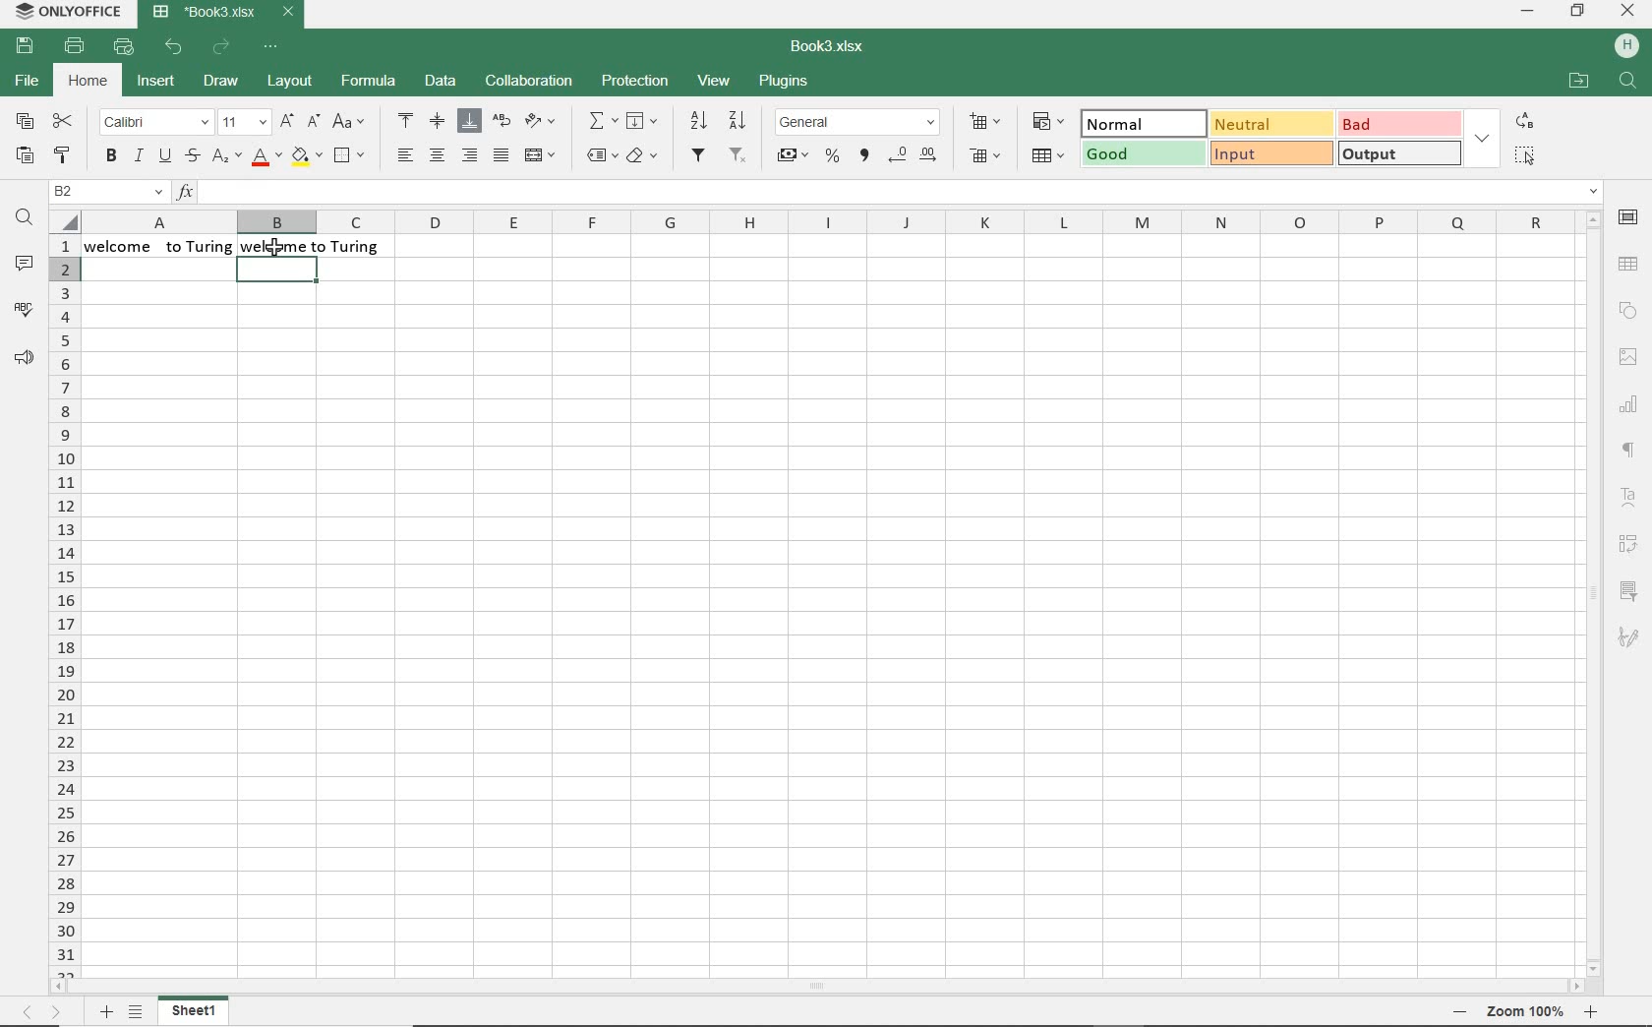  Describe the element at coordinates (740, 157) in the screenshot. I see `remove filter` at that location.